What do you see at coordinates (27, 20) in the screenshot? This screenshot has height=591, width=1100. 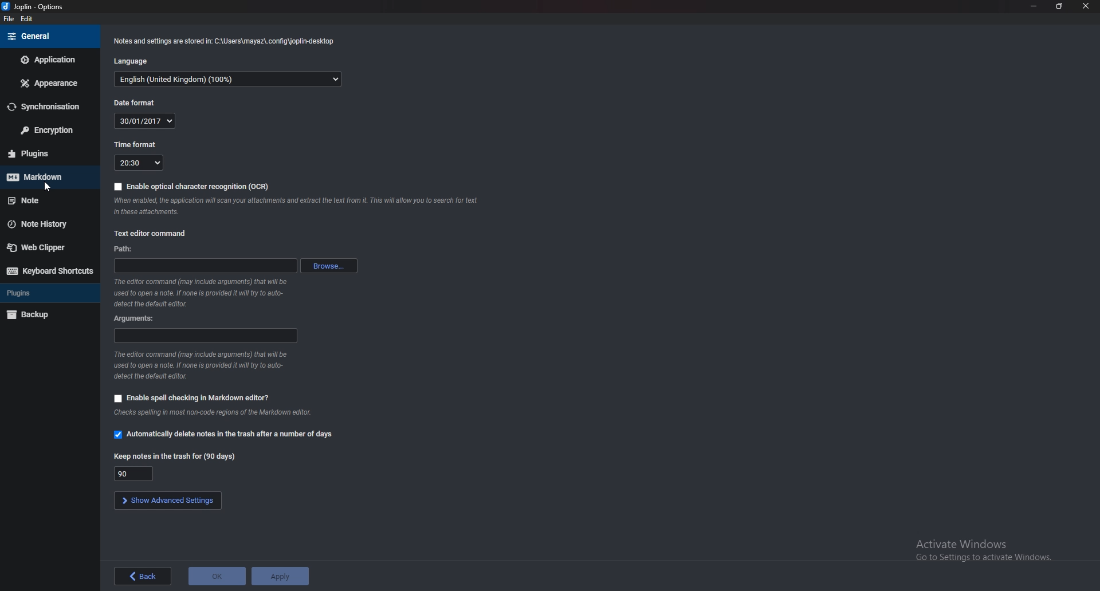 I see `edit` at bounding box center [27, 20].